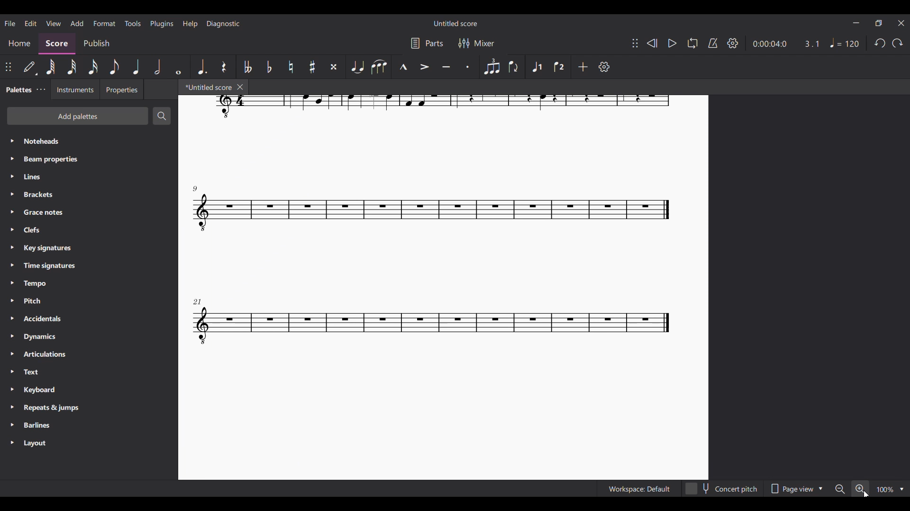 The image size is (910, 511). I want to click on Beam properties, so click(89, 159).